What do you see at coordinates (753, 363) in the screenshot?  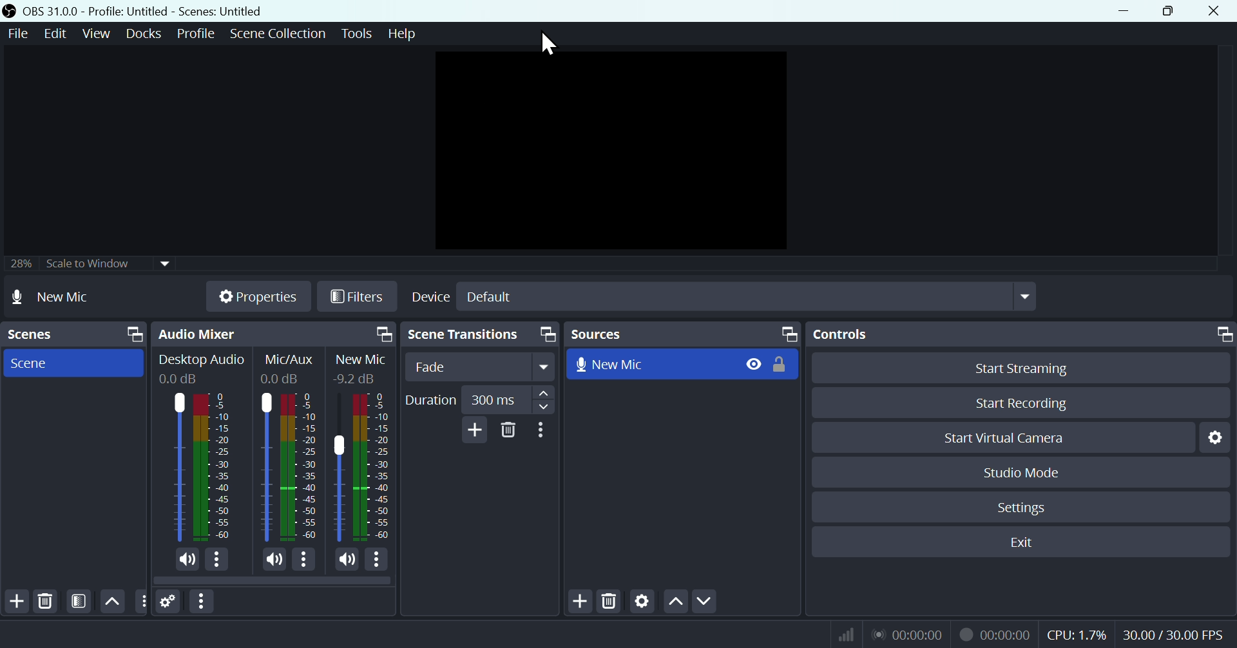 I see `Hide/Display` at bounding box center [753, 363].